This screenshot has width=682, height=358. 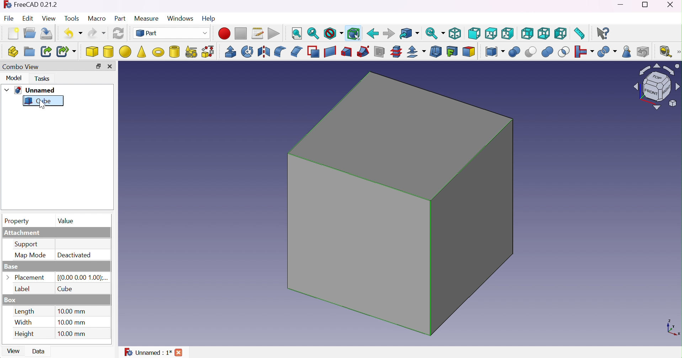 I want to click on Cube, so click(x=38, y=101).